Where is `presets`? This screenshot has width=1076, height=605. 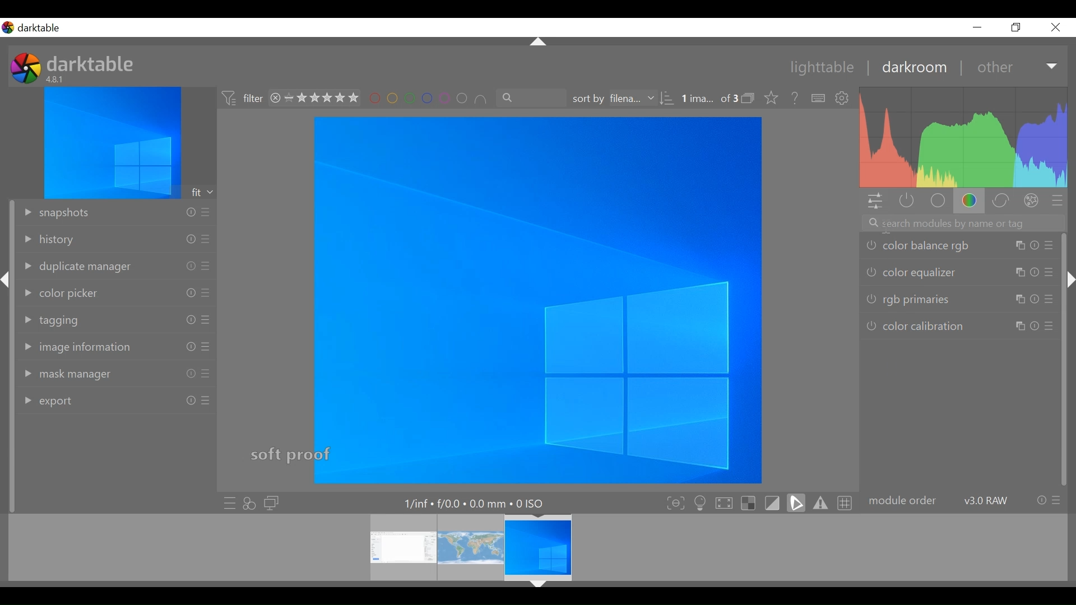
presets is located at coordinates (1050, 244).